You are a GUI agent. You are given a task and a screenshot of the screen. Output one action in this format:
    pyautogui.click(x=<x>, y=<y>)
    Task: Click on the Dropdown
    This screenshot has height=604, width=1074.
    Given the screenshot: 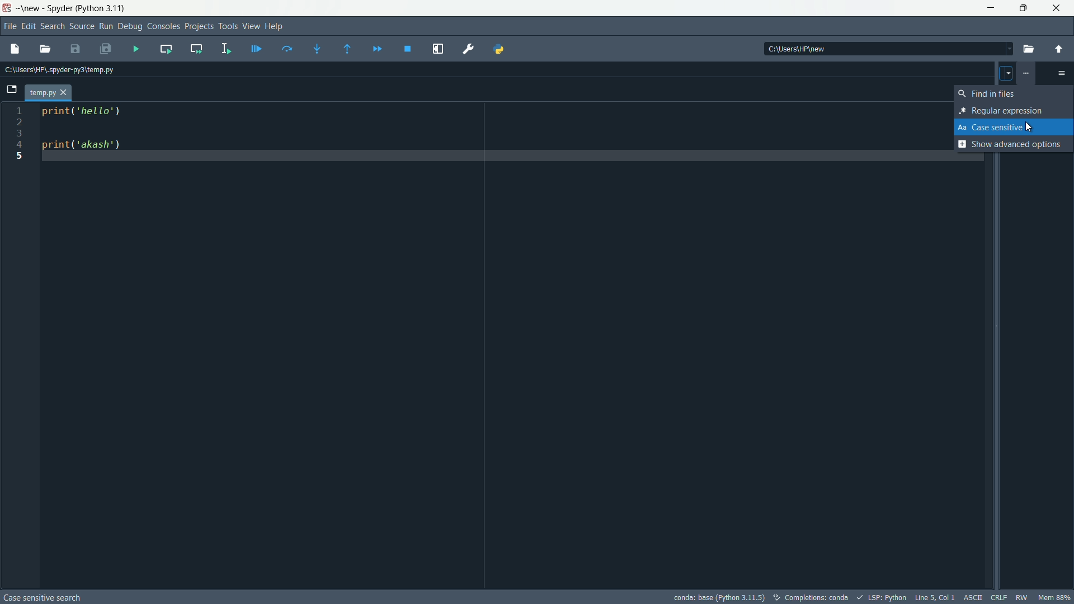 What is the action you would take?
    pyautogui.click(x=1005, y=72)
    